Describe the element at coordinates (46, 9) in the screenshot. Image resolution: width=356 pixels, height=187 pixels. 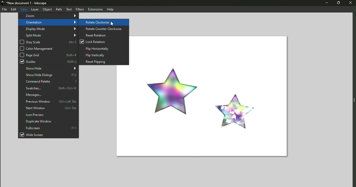
I see `Object` at that location.